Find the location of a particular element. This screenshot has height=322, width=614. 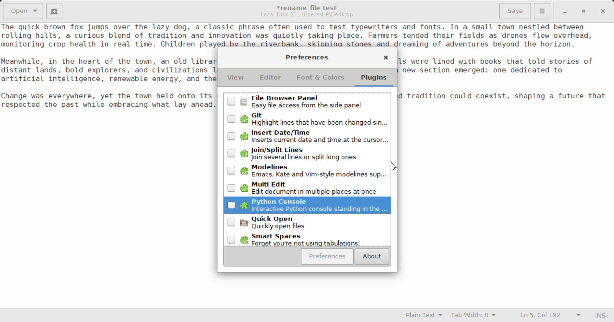

Unselected Quickly Open Plugin is located at coordinates (307, 224).